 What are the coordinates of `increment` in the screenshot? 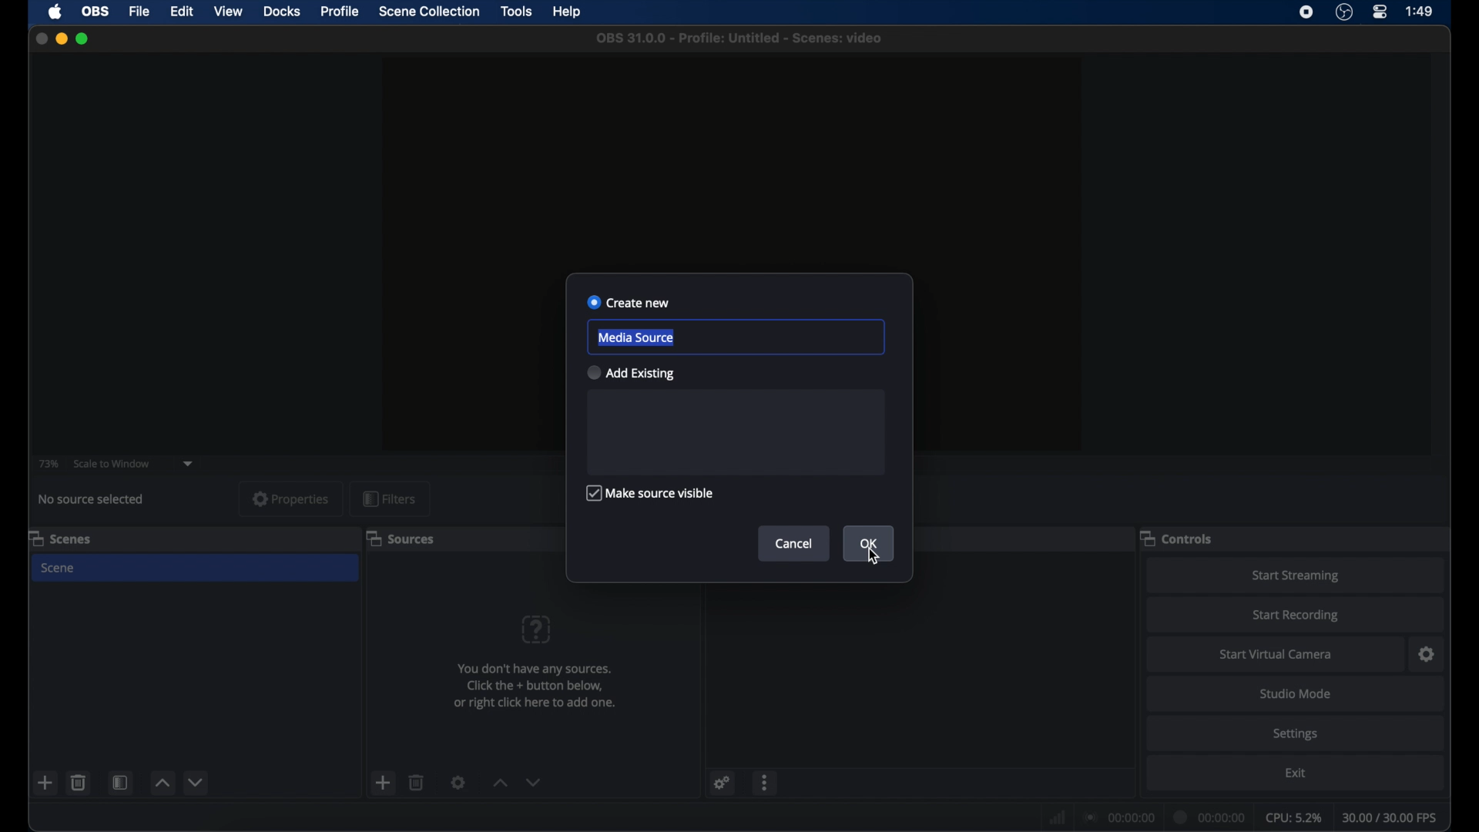 It's located at (499, 782).